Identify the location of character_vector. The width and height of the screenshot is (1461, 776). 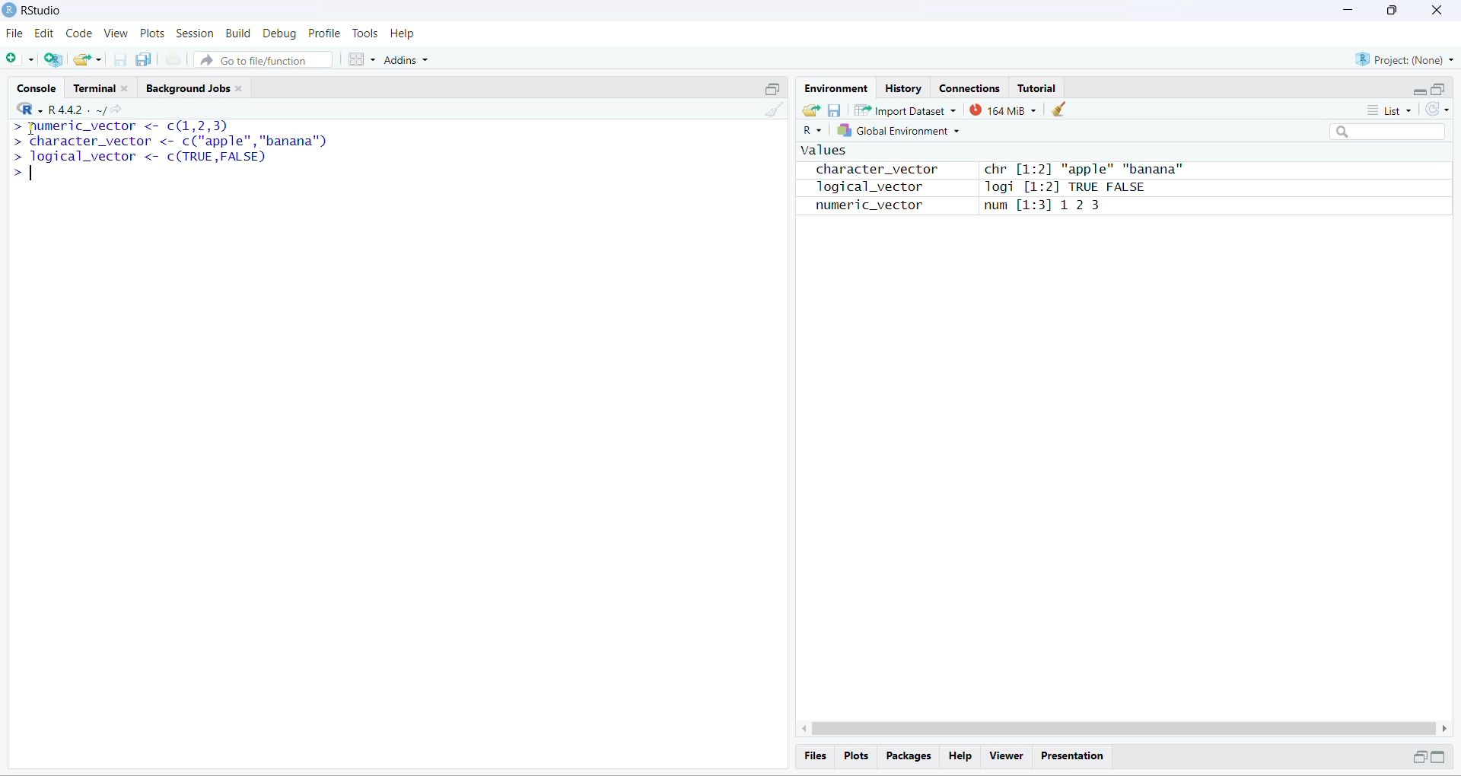
(871, 170).